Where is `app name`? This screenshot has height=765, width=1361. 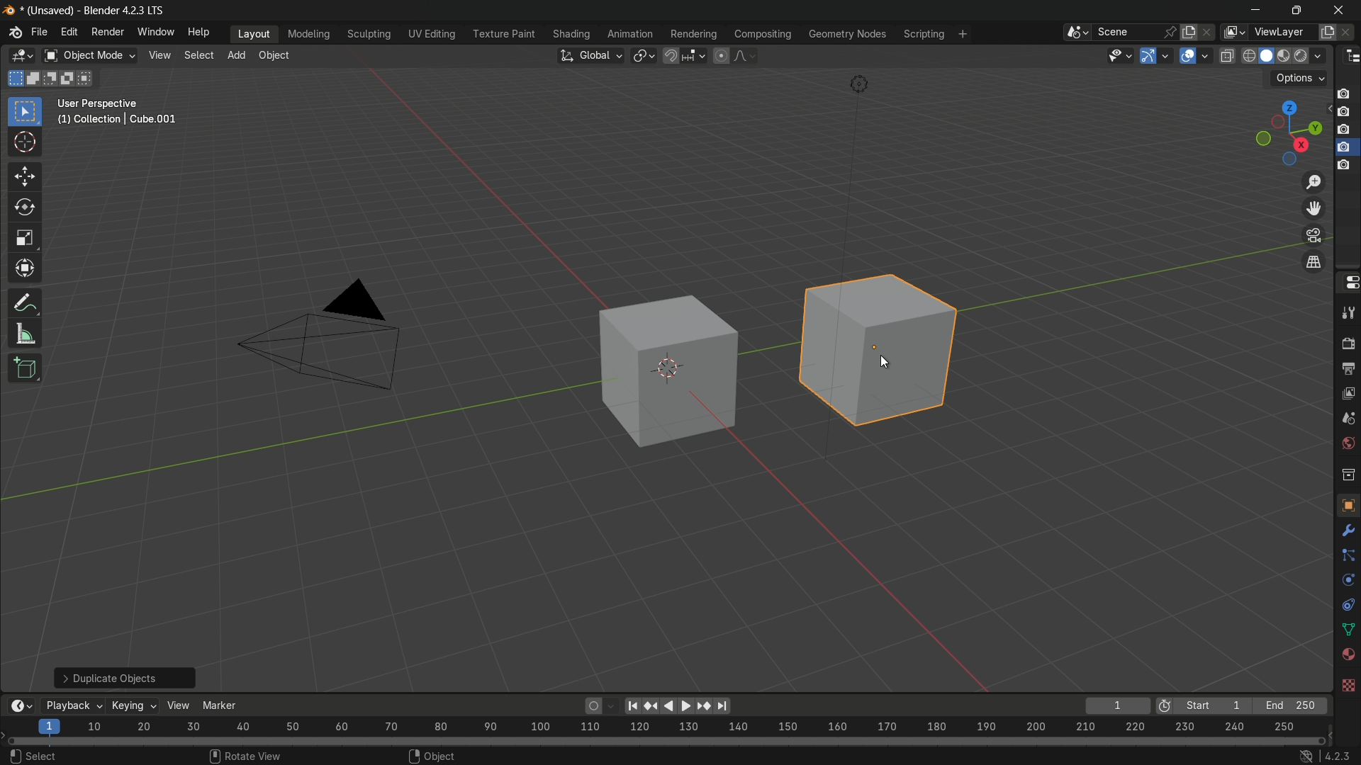 app name is located at coordinates (125, 13).